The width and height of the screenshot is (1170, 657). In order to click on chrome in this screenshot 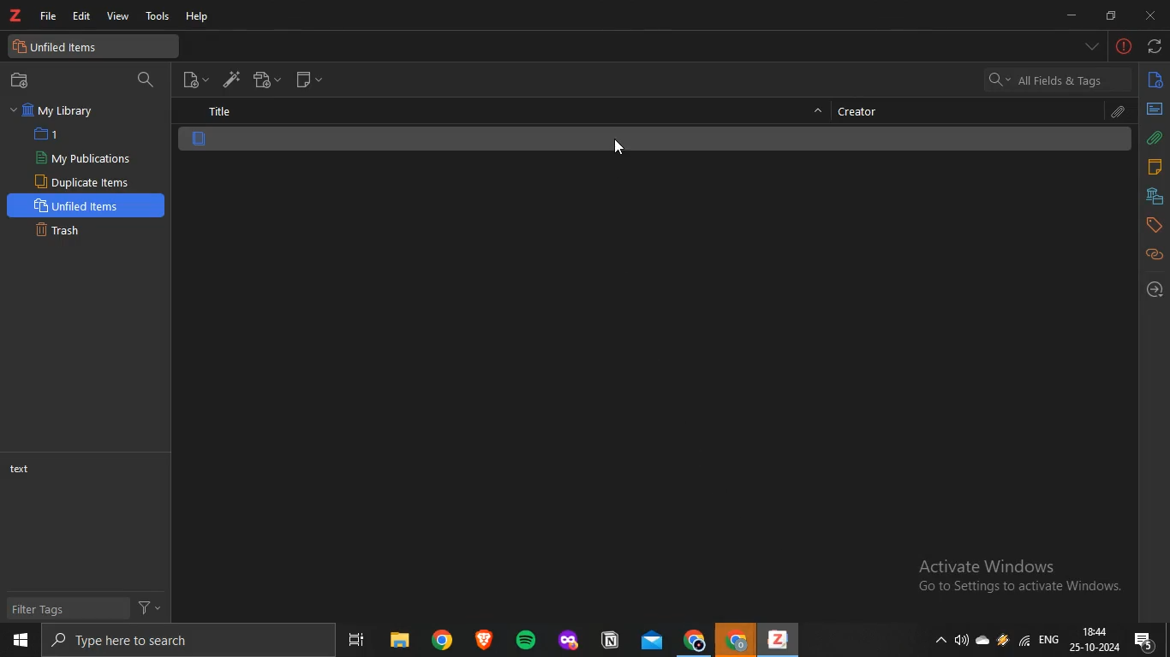, I will do `click(691, 639)`.